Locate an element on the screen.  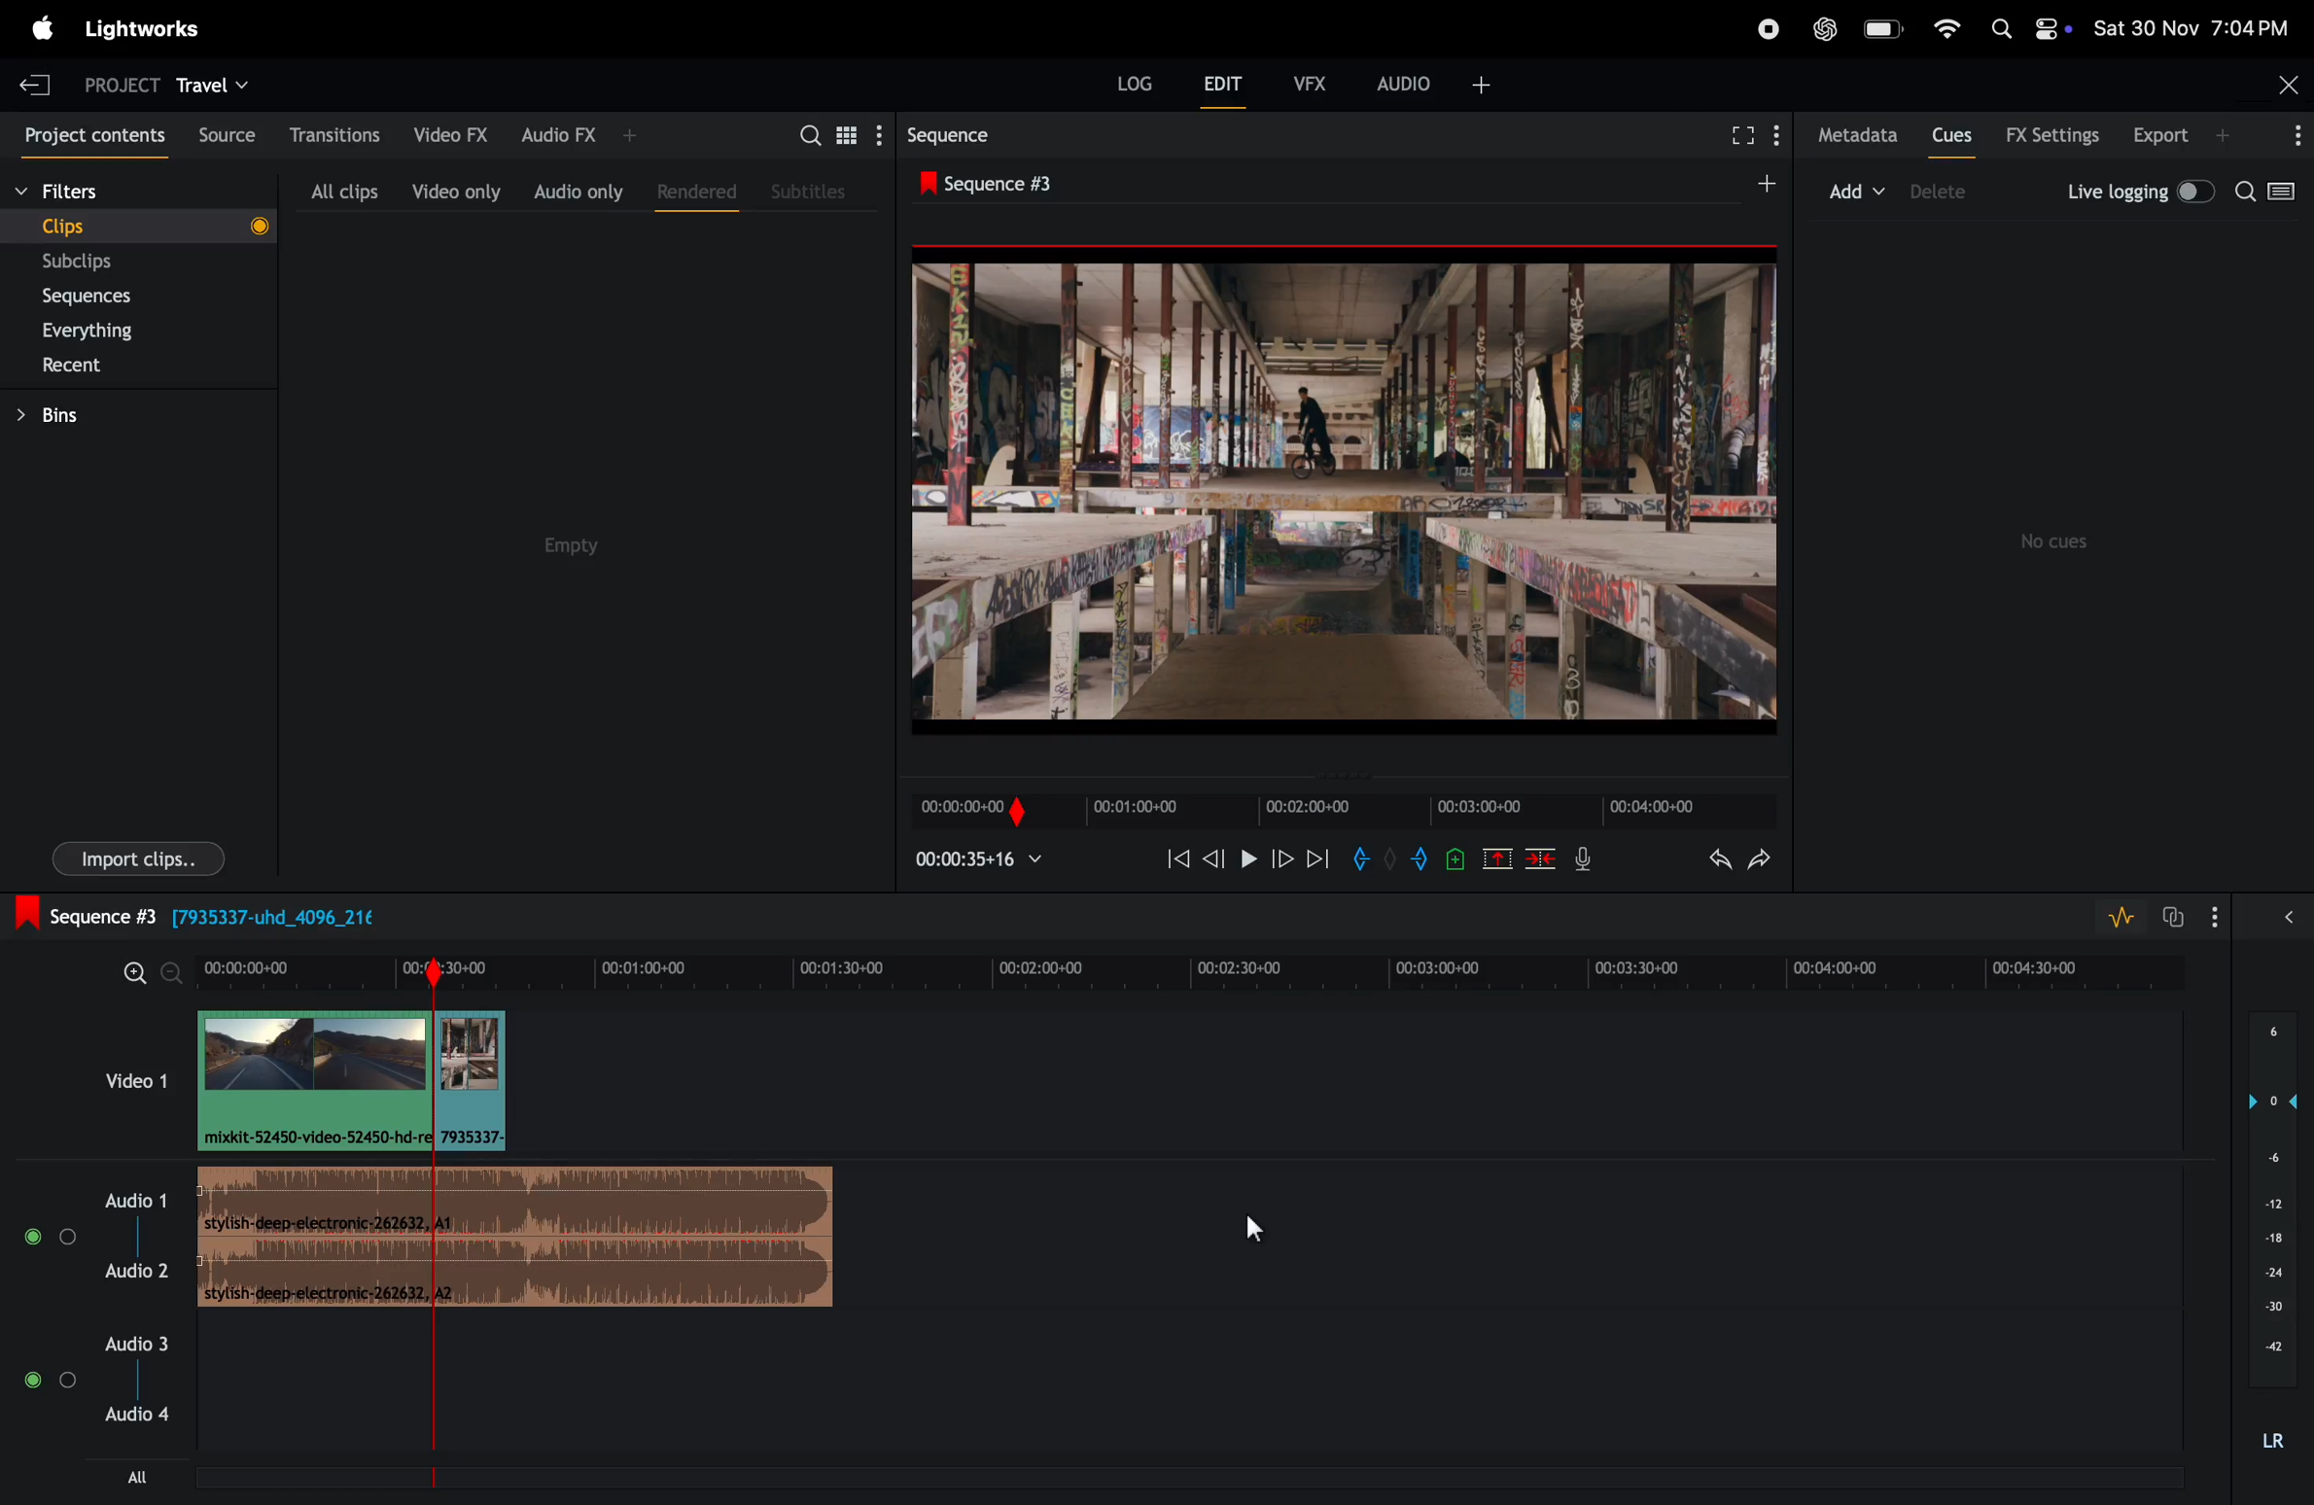
all clips is located at coordinates (343, 186).